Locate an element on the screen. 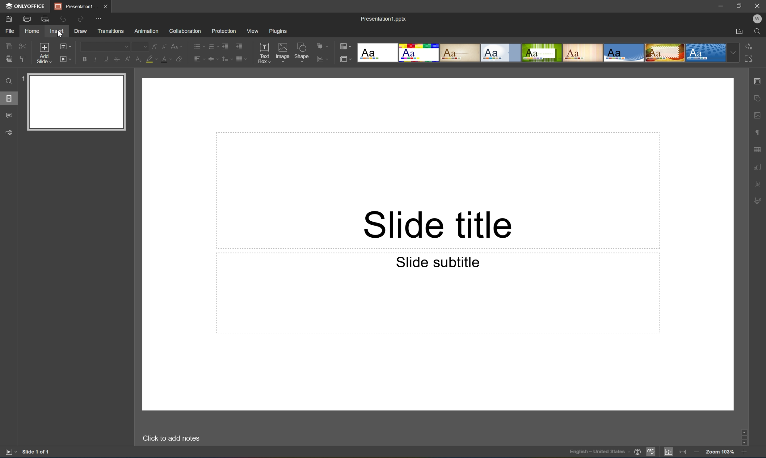 This screenshot has height=458, width=766. Close is located at coordinates (759, 5).